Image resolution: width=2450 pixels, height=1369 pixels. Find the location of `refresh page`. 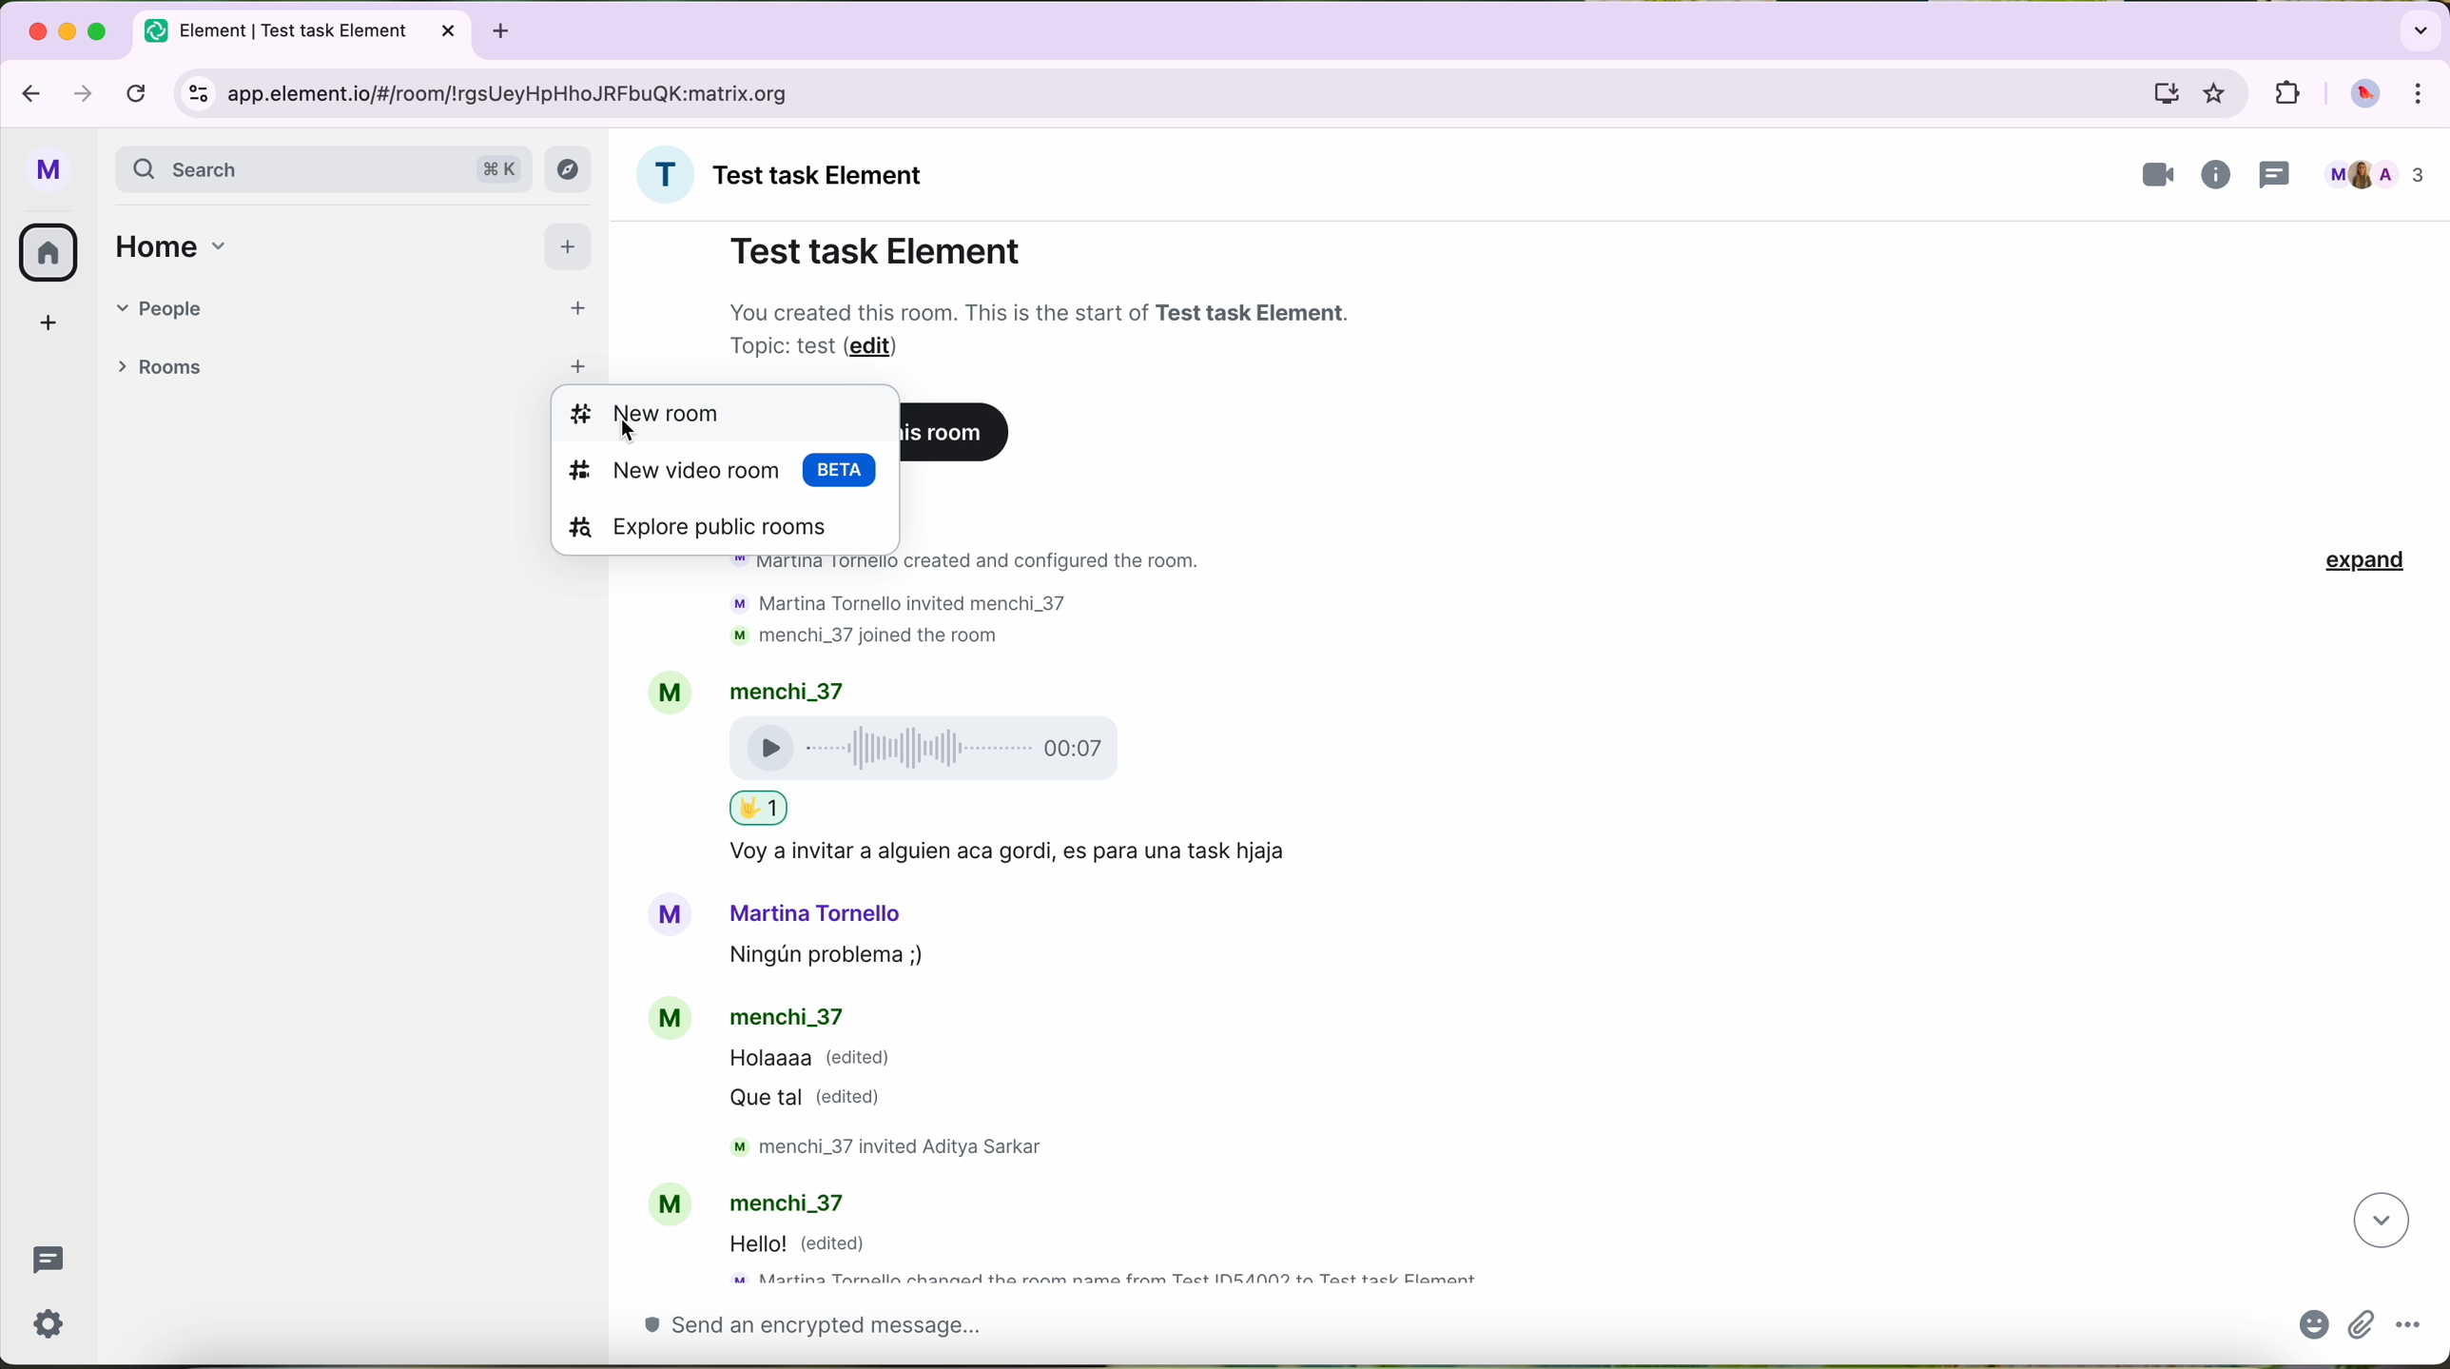

refresh page is located at coordinates (138, 91).